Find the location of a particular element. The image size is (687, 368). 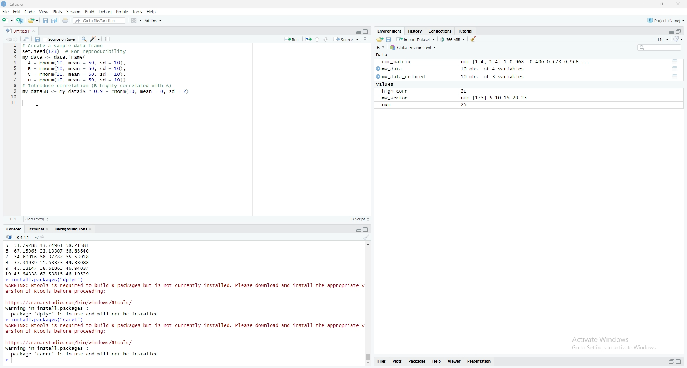

Help is located at coordinates (152, 12).